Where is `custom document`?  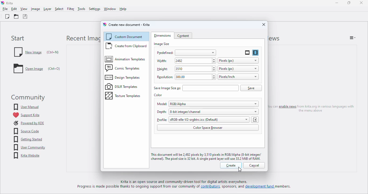
custom document is located at coordinates (125, 37).